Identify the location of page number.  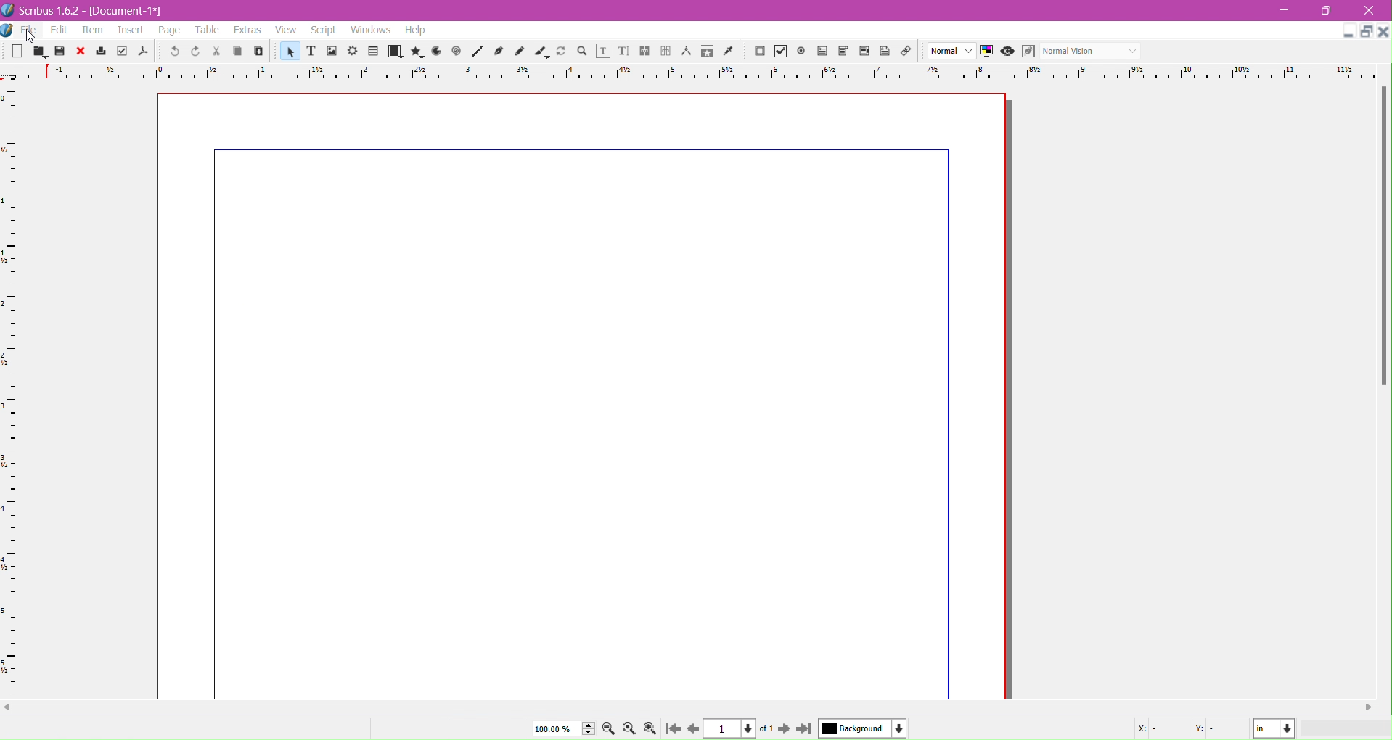
(741, 729).